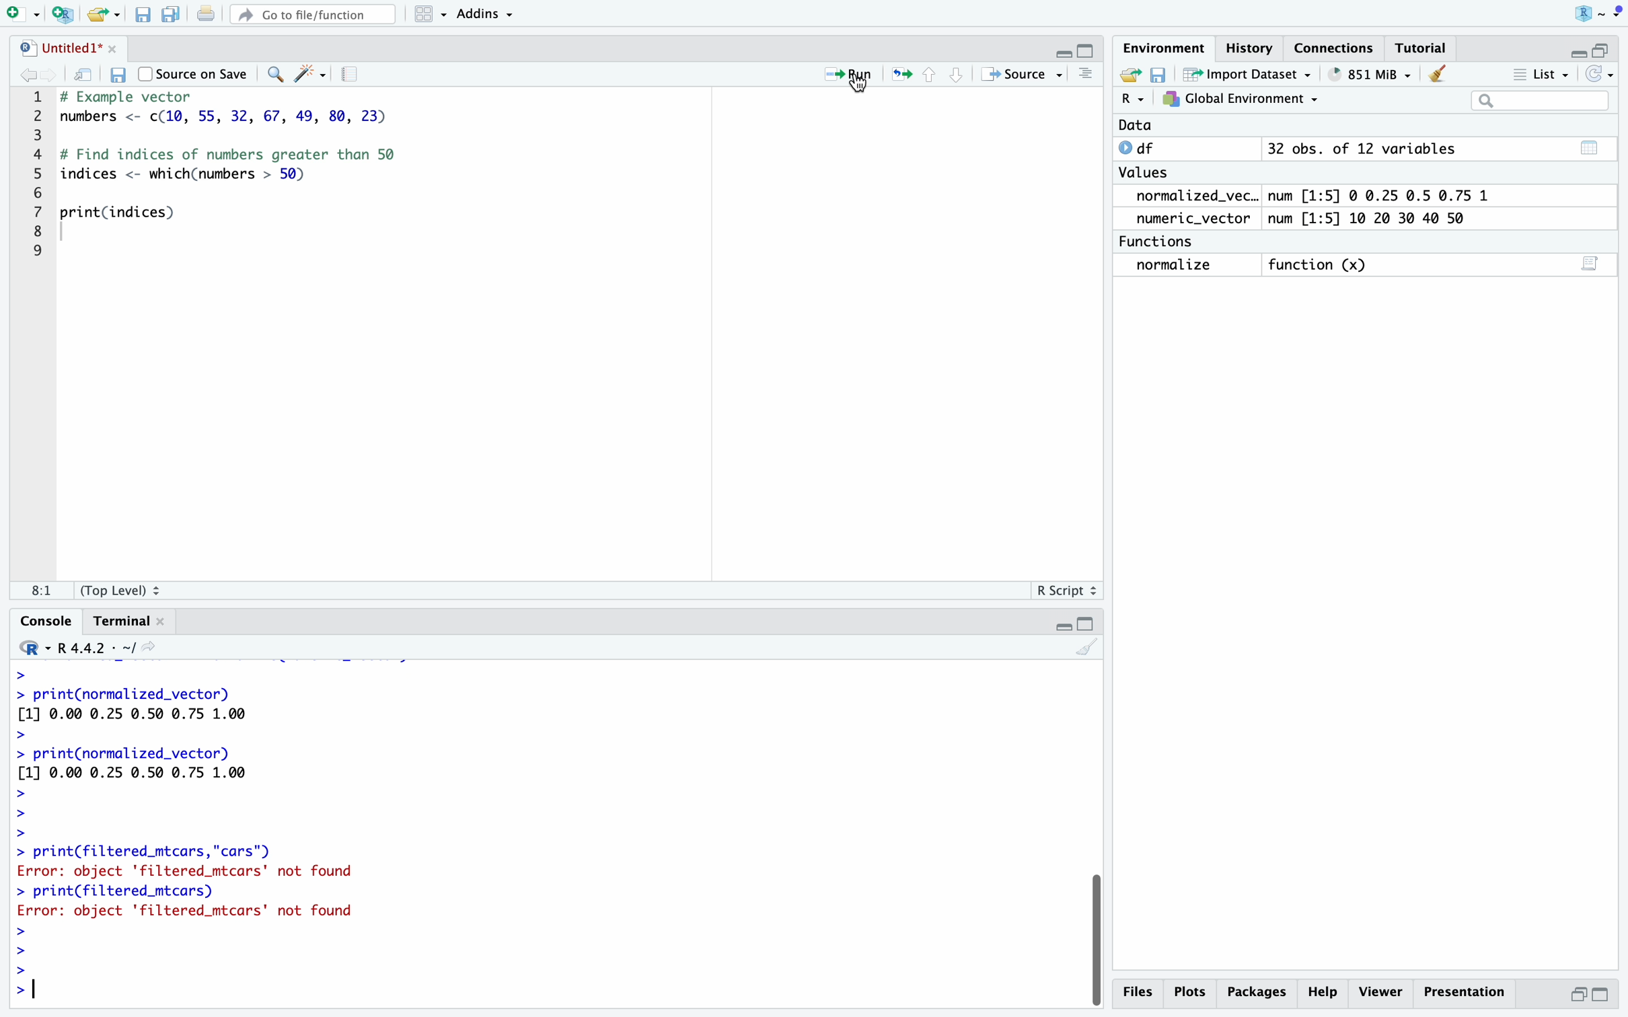  What do you see at coordinates (1025, 74) in the screenshot?
I see `Source ` at bounding box center [1025, 74].